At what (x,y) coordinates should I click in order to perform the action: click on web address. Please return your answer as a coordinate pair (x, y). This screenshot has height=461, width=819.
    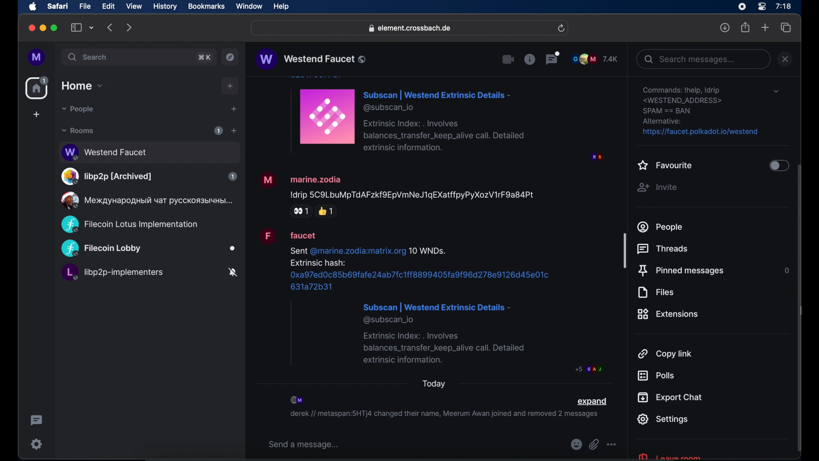
    Looking at the image, I should click on (411, 29).